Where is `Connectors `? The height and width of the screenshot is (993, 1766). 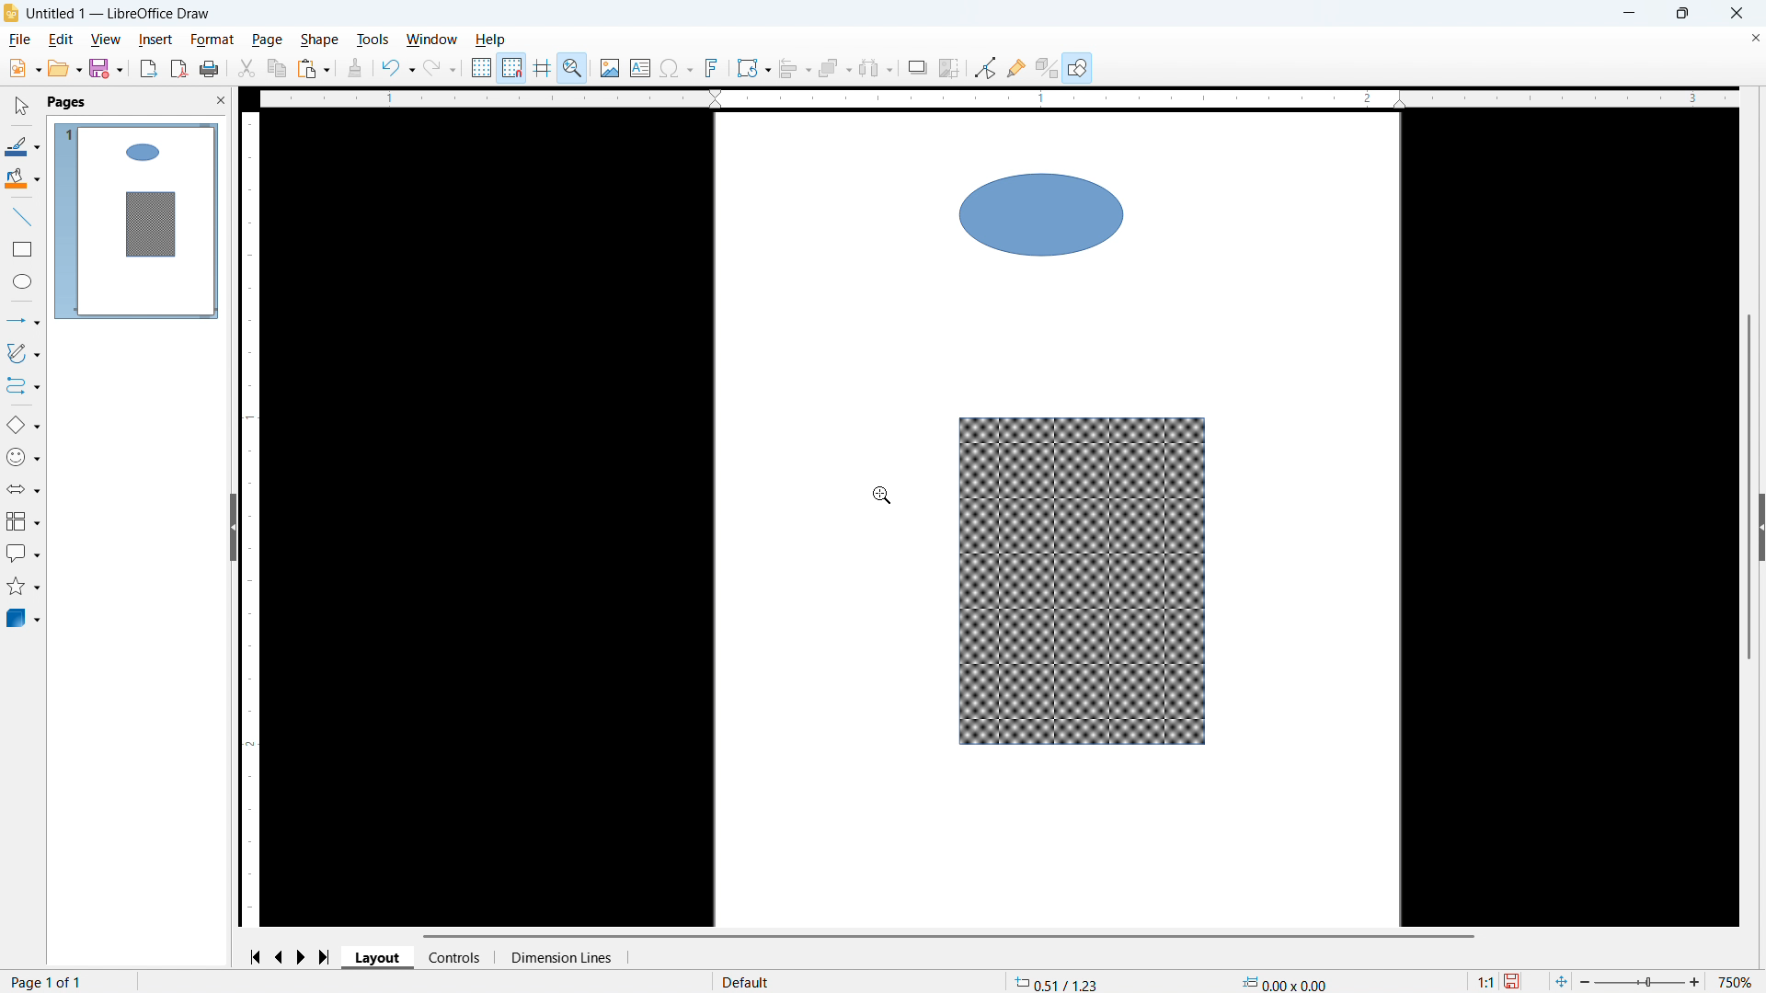
Connectors  is located at coordinates (23, 386).